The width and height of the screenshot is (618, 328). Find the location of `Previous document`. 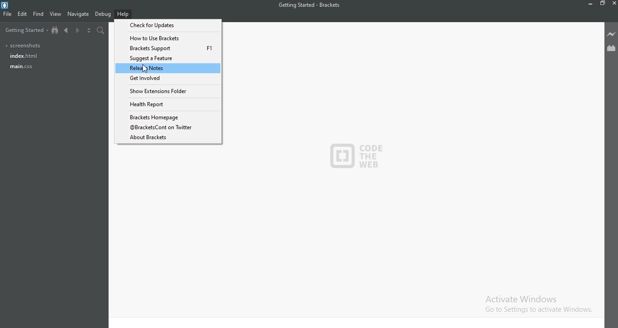

Previous document is located at coordinates (66, 30).